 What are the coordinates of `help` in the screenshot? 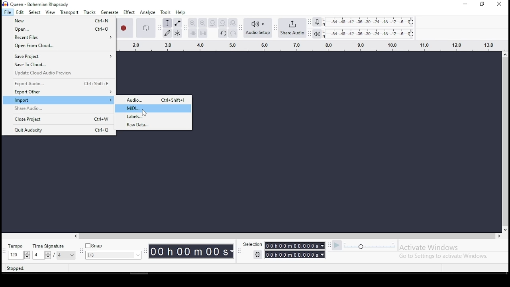 It's located at (180, 12).